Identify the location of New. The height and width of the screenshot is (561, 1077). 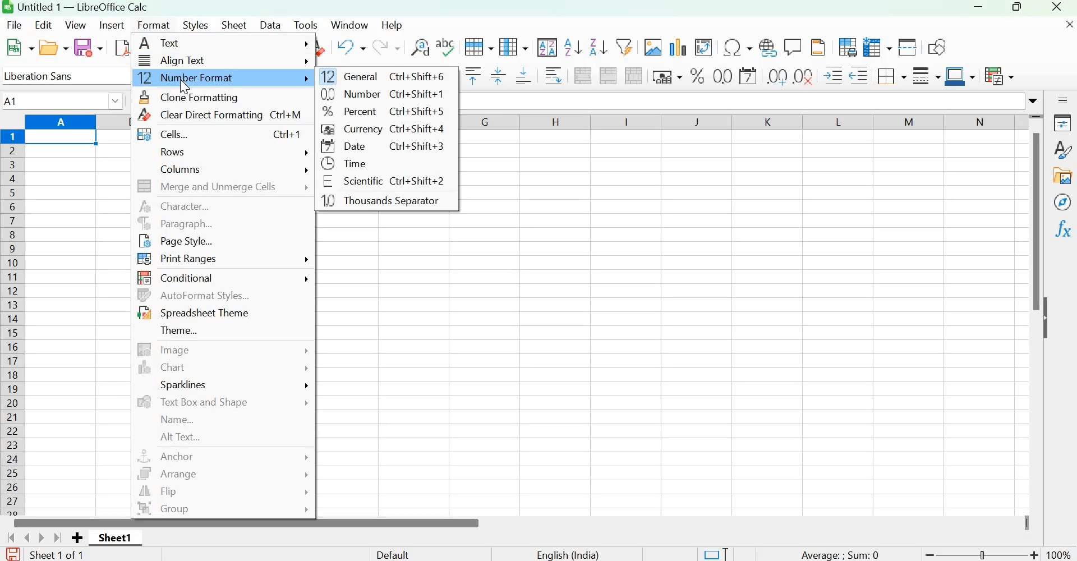
(20, 48).